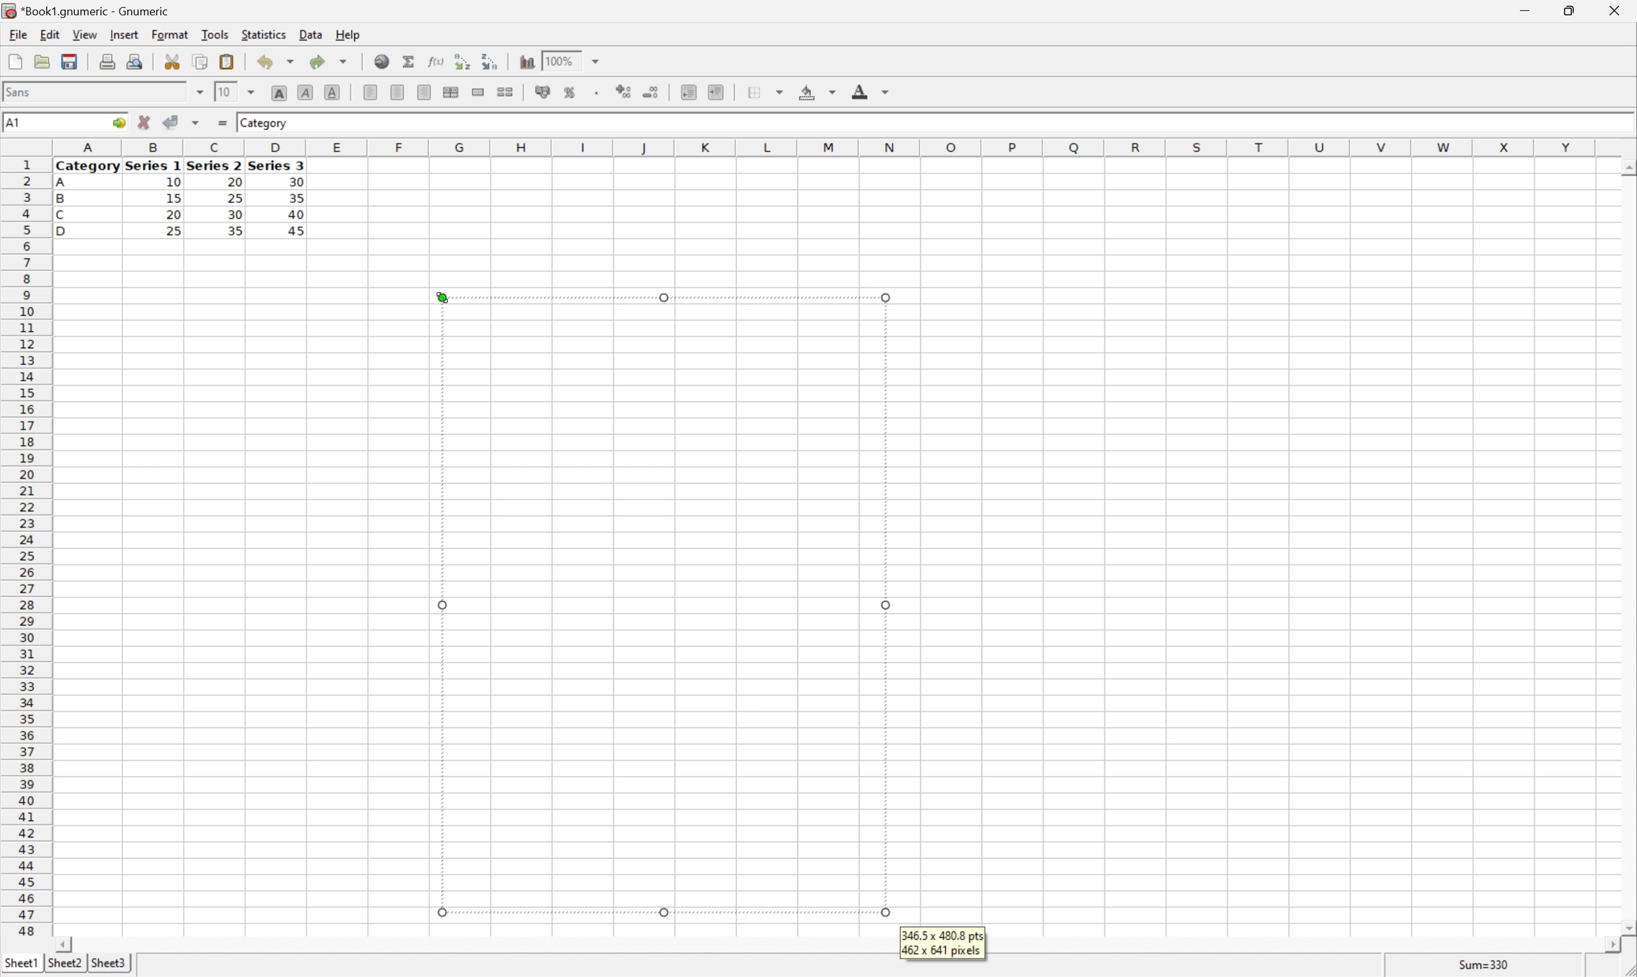 The height and width of the screenshot is (977, 1637). What do you see at coordinates (136, 62) in the screenshot?
I see `Print preview` at bounding box center [136, 62].